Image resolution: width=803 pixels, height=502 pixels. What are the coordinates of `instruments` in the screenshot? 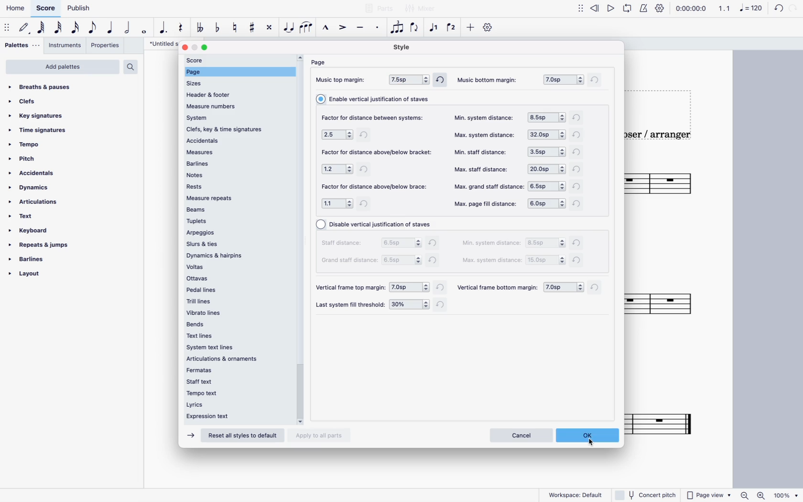 It's located at (66, 45).